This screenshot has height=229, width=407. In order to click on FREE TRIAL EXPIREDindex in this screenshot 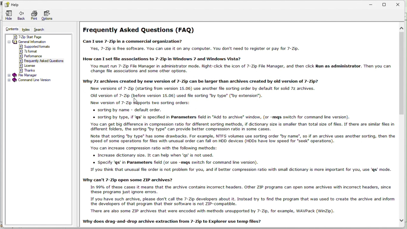, I will do `click(26, 30)`.